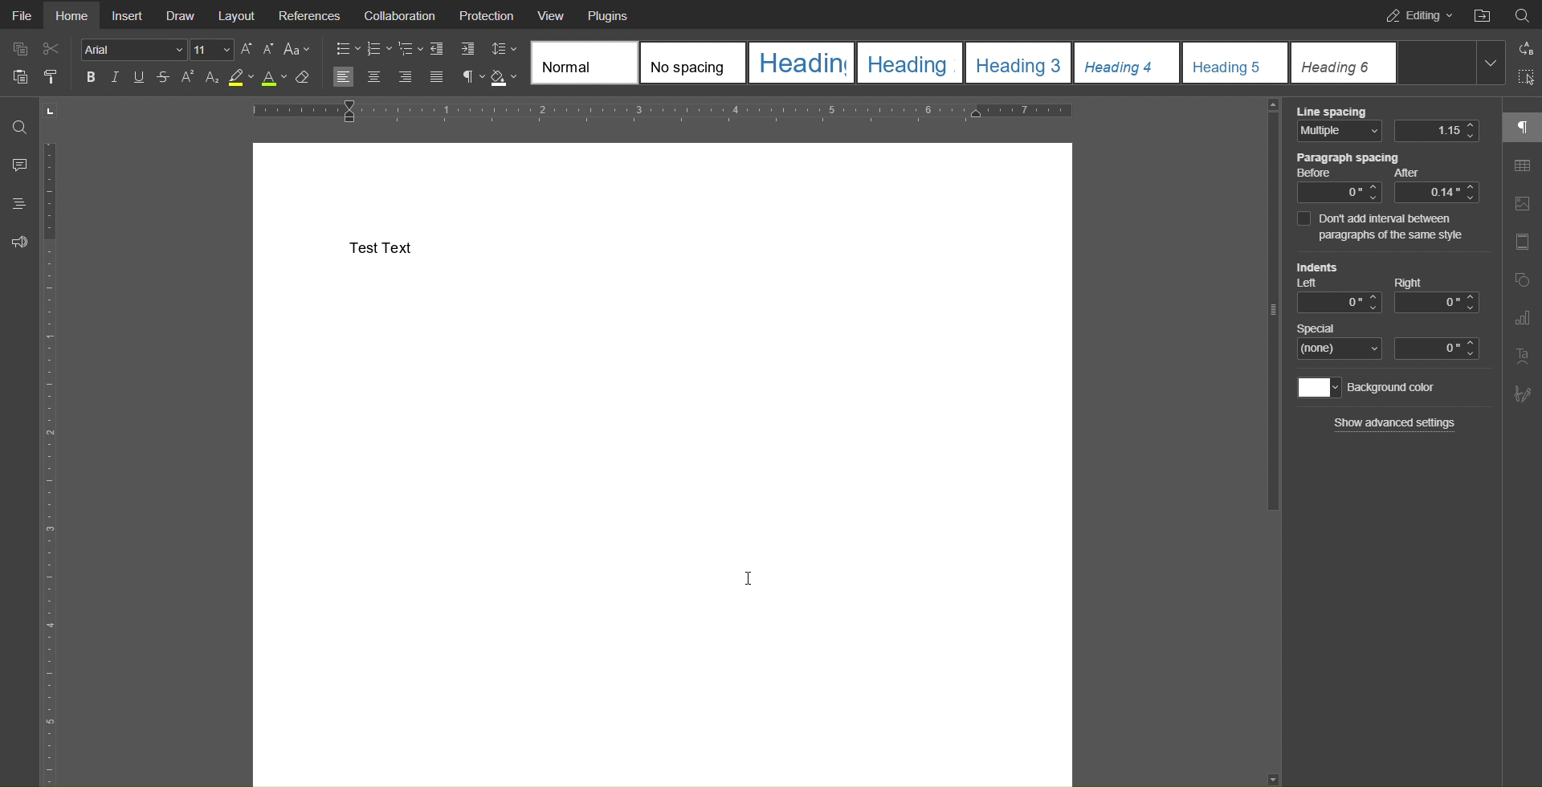 The image size is (1542, 787). I want to click on Plugins, so click(606, 14).